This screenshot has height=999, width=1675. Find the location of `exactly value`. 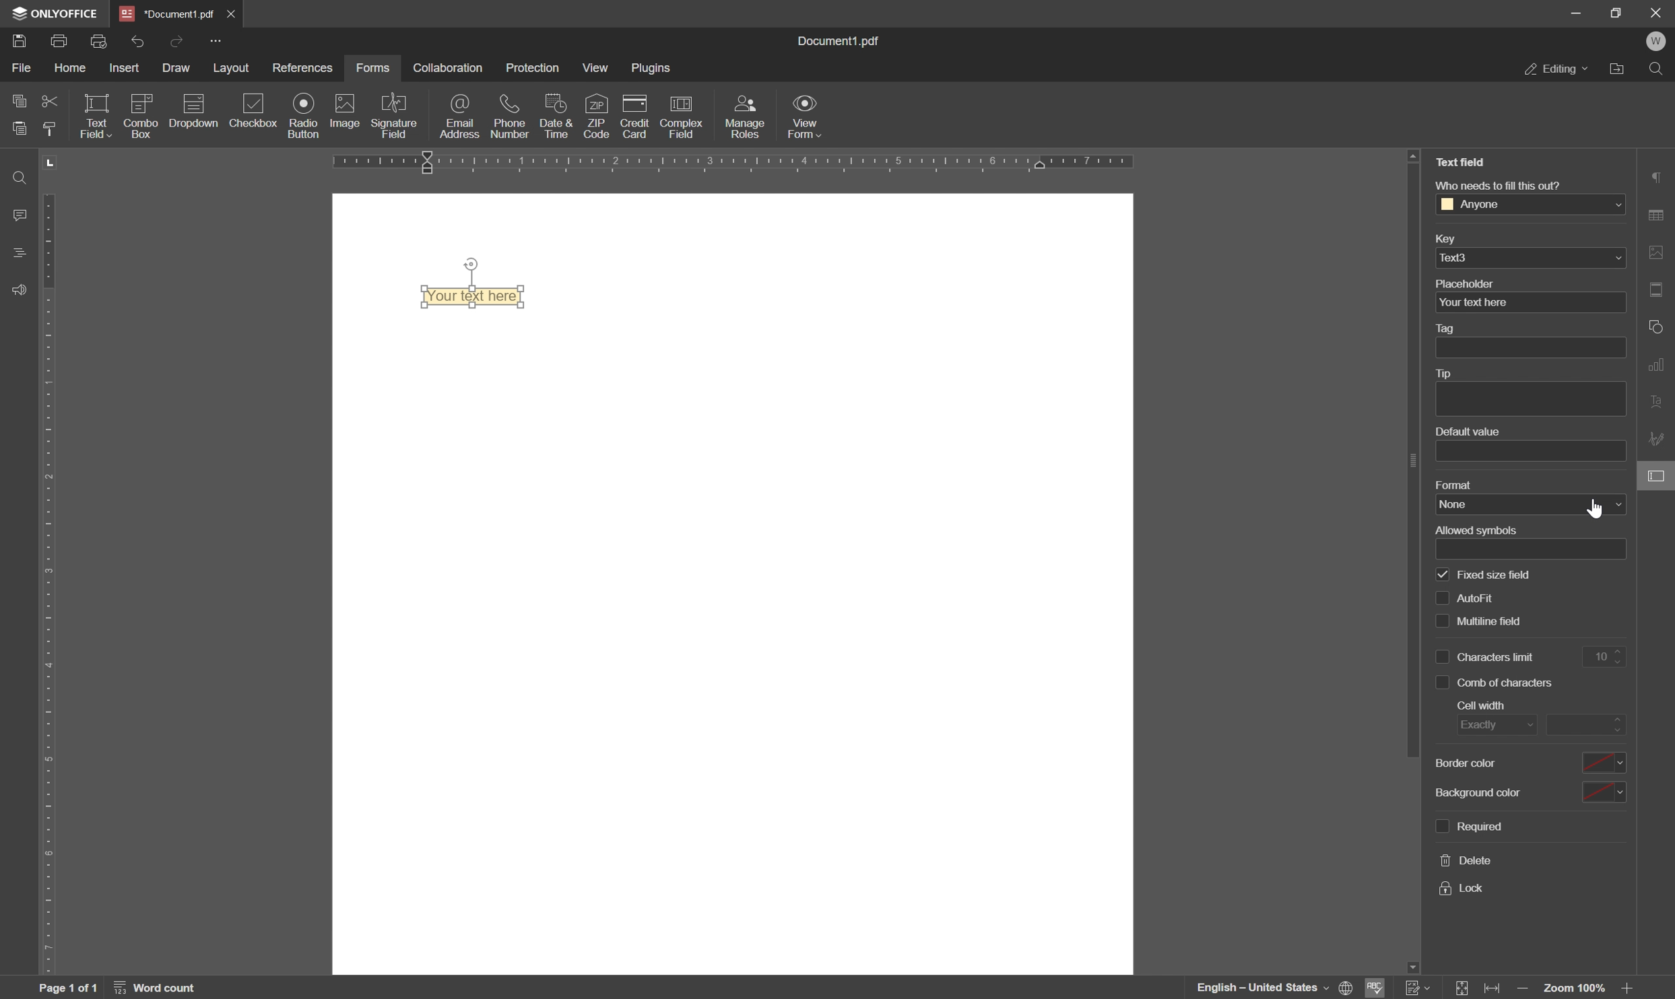

exactly value is located at coordinates (1586, 724).